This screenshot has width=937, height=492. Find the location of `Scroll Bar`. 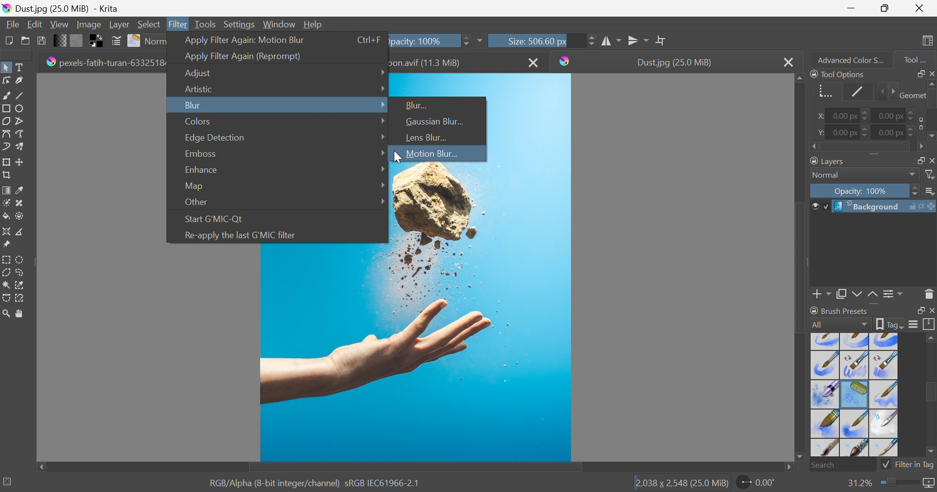

Scroll Bar is located at coordinates (415, 468).